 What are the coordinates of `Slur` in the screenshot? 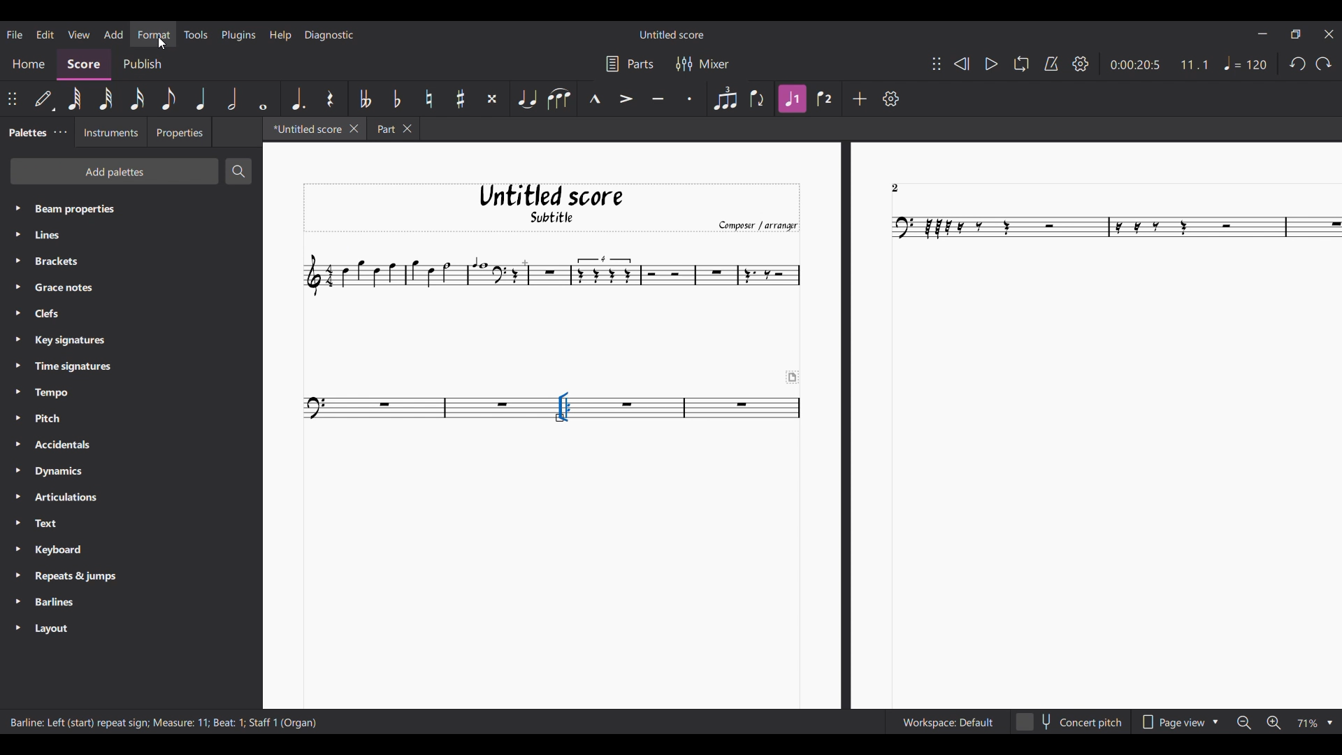 It's located at (558, 99).